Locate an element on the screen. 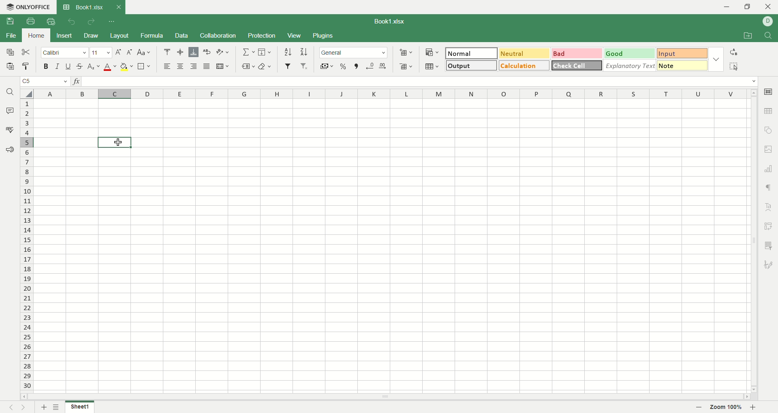 This screenshot has height=413, width=778. select all is located at coordinates (734, 66).